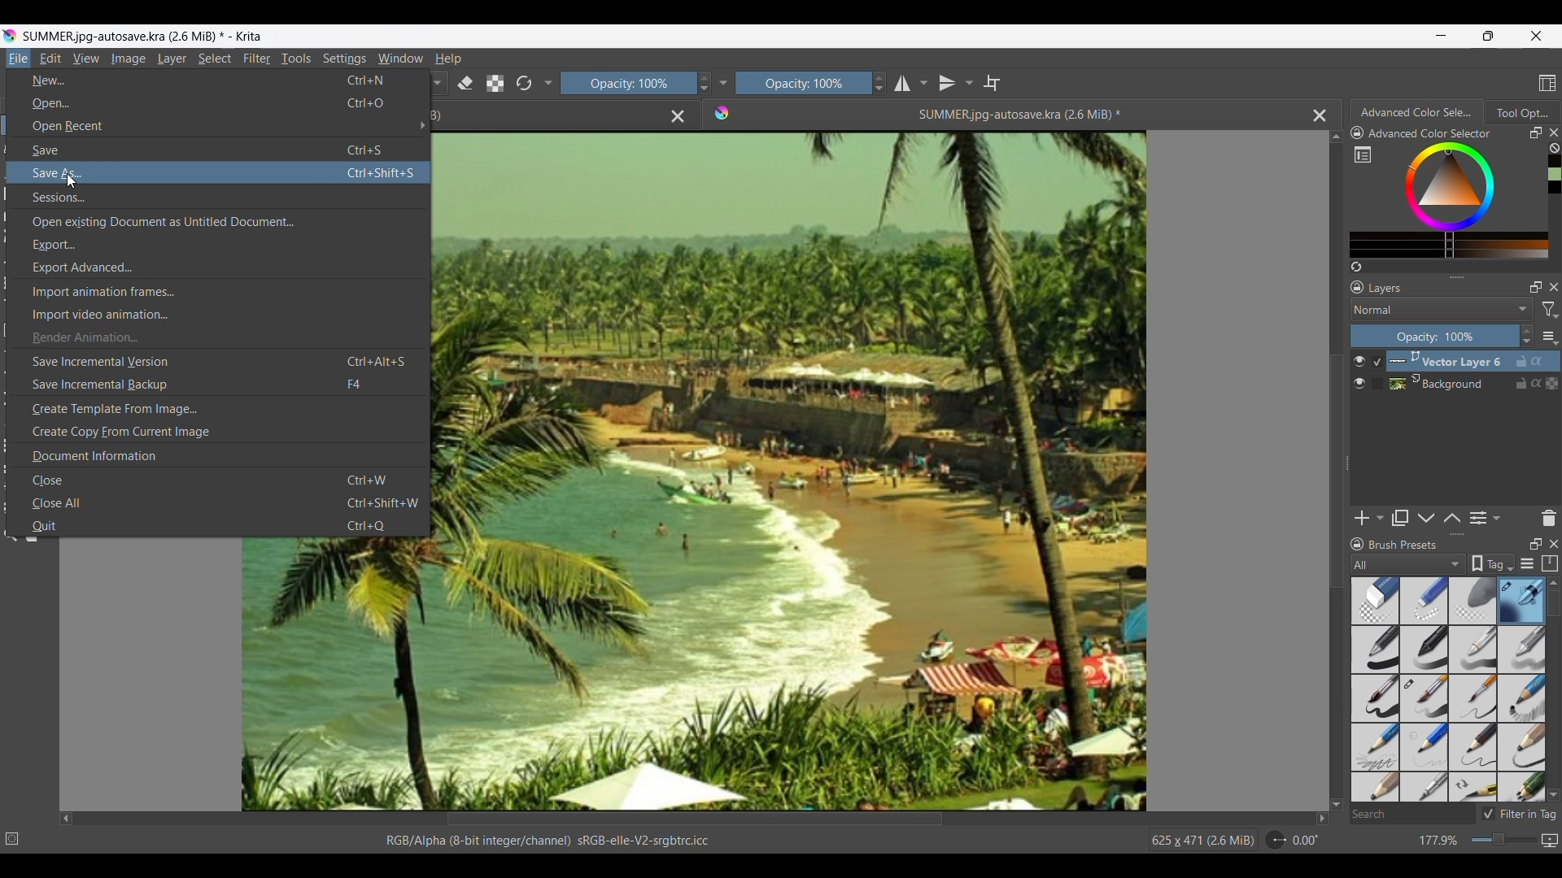 The image size is (1562, 878). Describe the element at coordinates (1547, 83) in the screenshot. I see `Choose workspace` at that location.